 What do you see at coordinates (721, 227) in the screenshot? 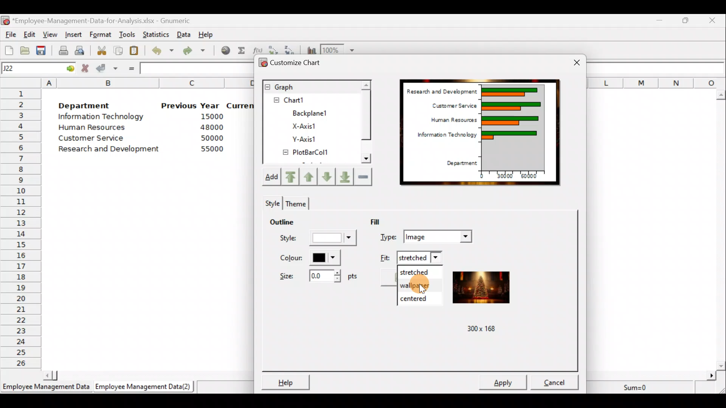
I see `Scroll bar` at bounding box center [721, 227].